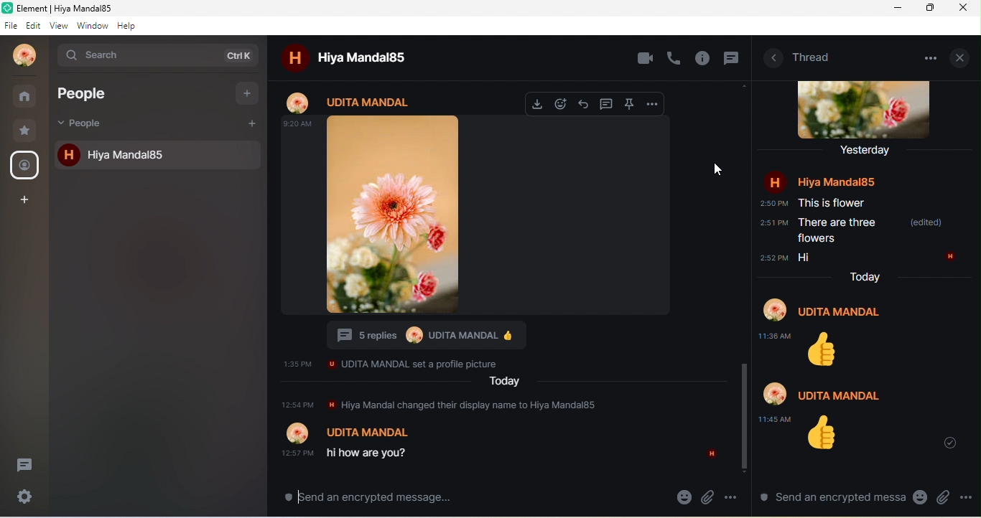 The height and width of the screenshot is (518, 981). What do you see at coordinates (87, 124) in the screenshot?
I see `people` at bounding box center [87, 124].